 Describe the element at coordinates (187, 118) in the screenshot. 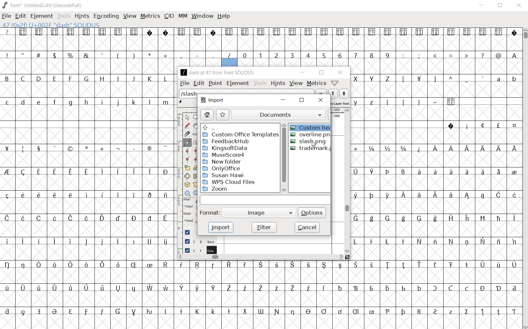

I see `pointer` at that location.